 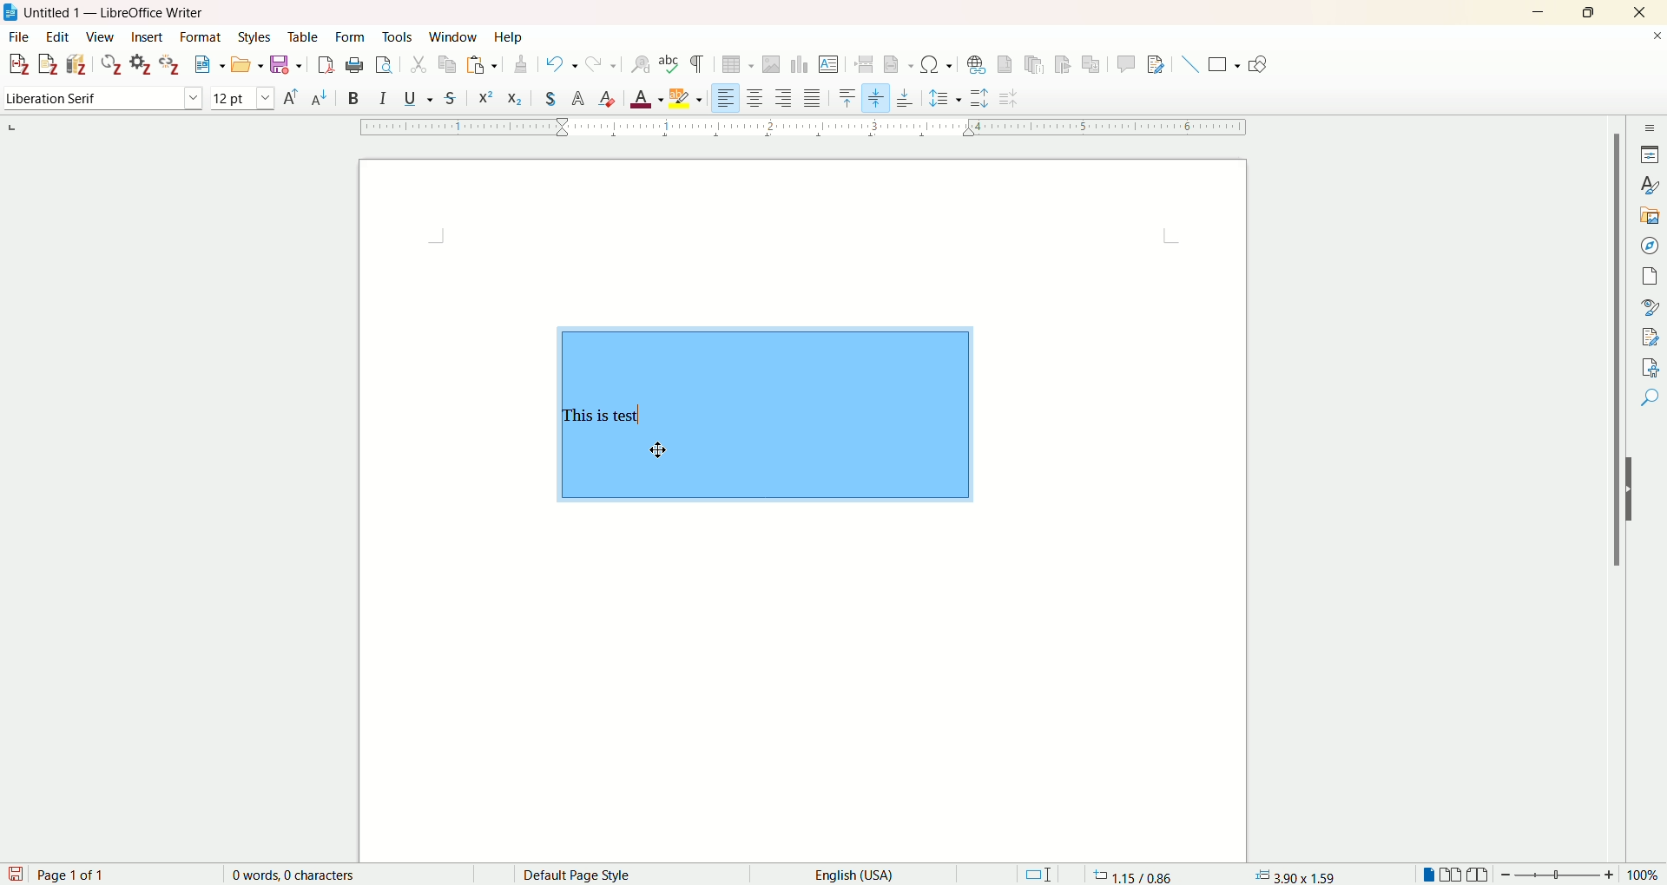 What do you see at coordinates (170, 64) in the screenshot?
I see `unlink citation` at bounding box center [170, 64].